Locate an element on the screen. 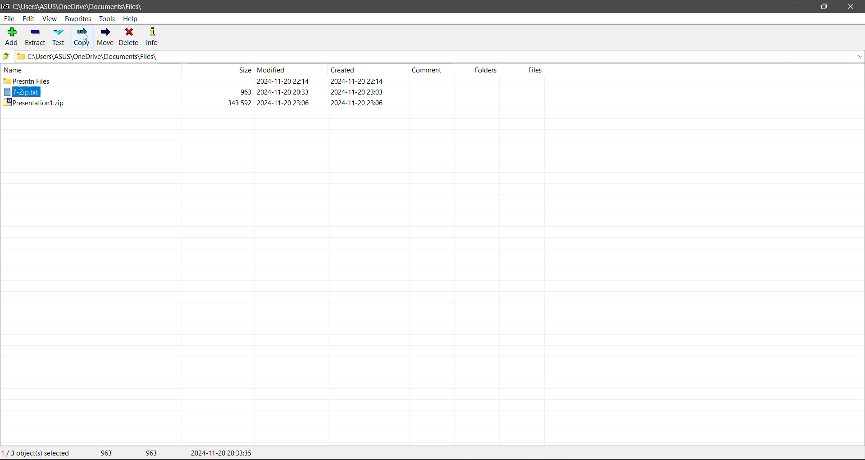  Minimize is located at coordinates (797, 6).